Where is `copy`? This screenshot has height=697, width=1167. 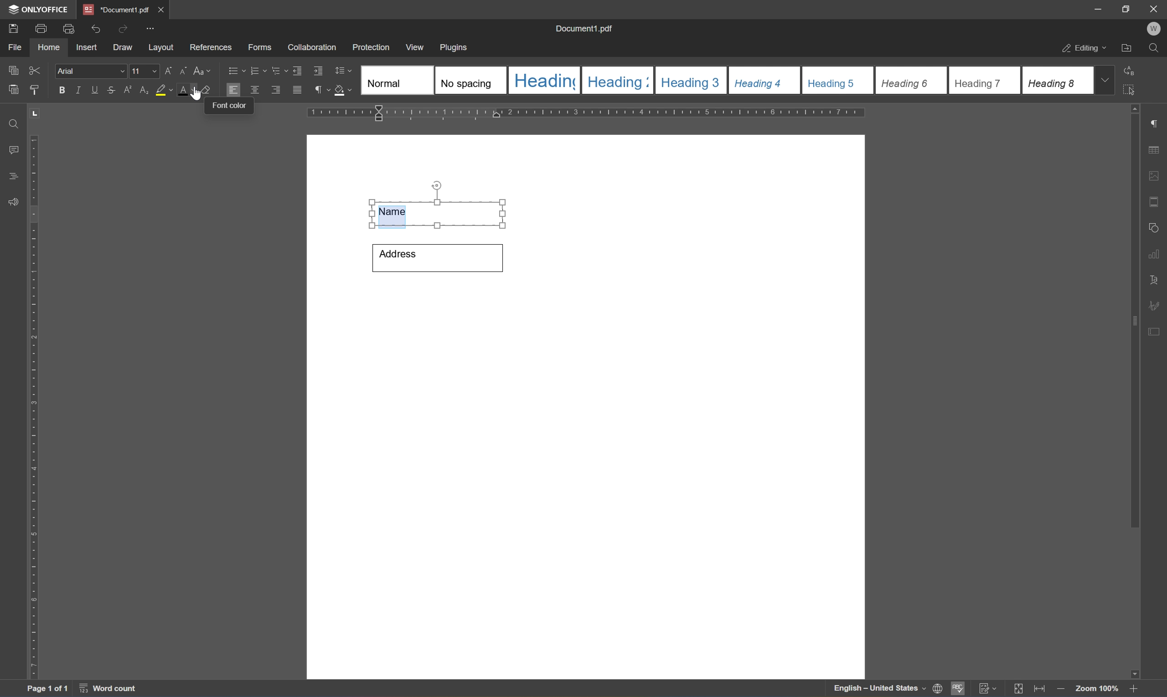
copy is located at coordinates (14, 89).